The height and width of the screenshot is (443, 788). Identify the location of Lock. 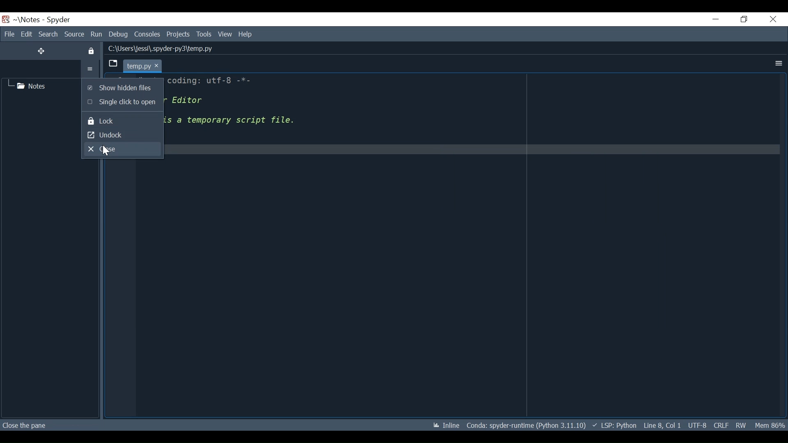
(122, 121).